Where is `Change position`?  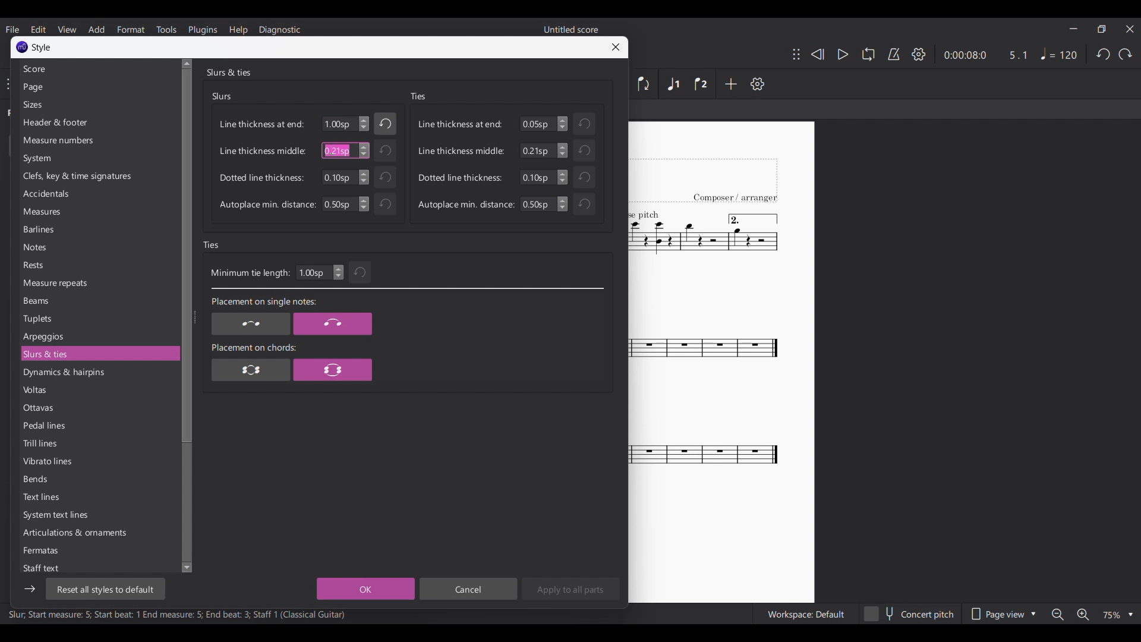
Change position is located at coordinates (796, 54).